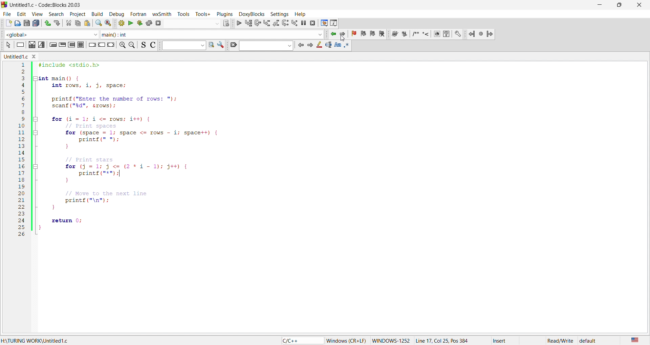 The height and width of the screenshot is (345, 650). What do you see at coordinates (225, 13) in the screenshot?
I see `plugins` at bounding box center [225, 13].